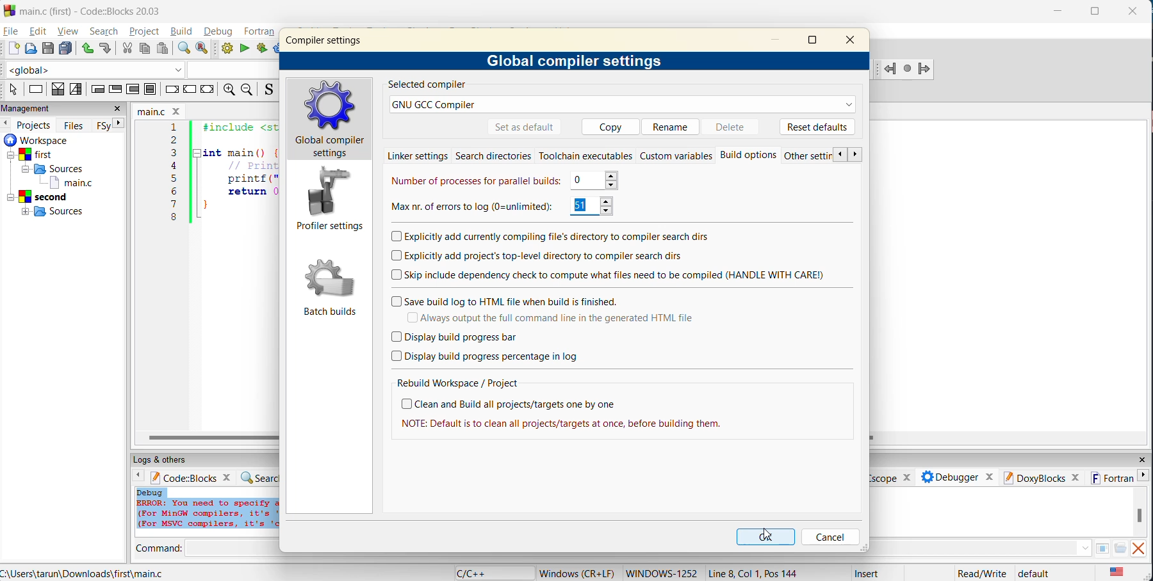 The image size is (1153, 581). I want to click on save, so click(48, 49).